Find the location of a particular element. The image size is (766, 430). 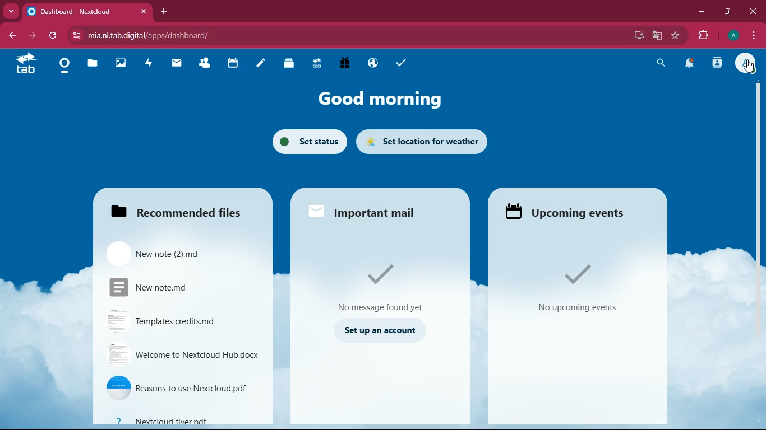

calendar is located at coordinates (234, 64).